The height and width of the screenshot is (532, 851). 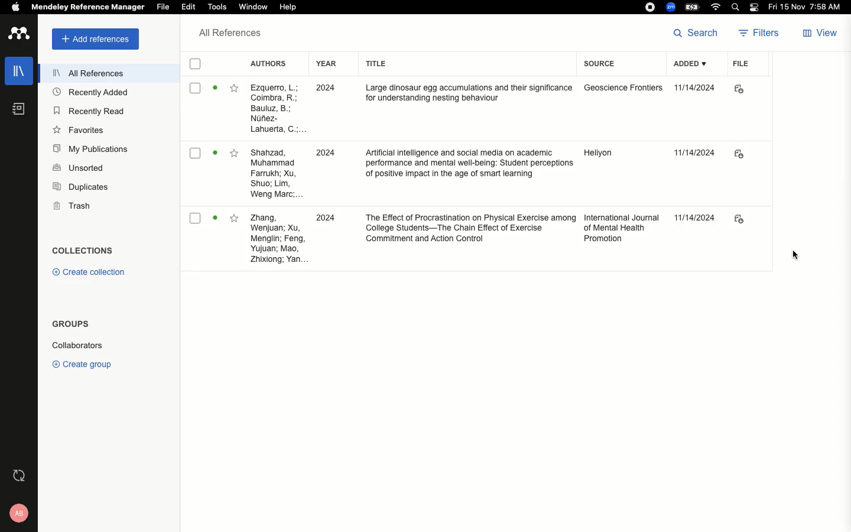 What do you see at coordinates (670, 7) in the screenshot?
I see `Zoom` at bounding box center [670, 7].